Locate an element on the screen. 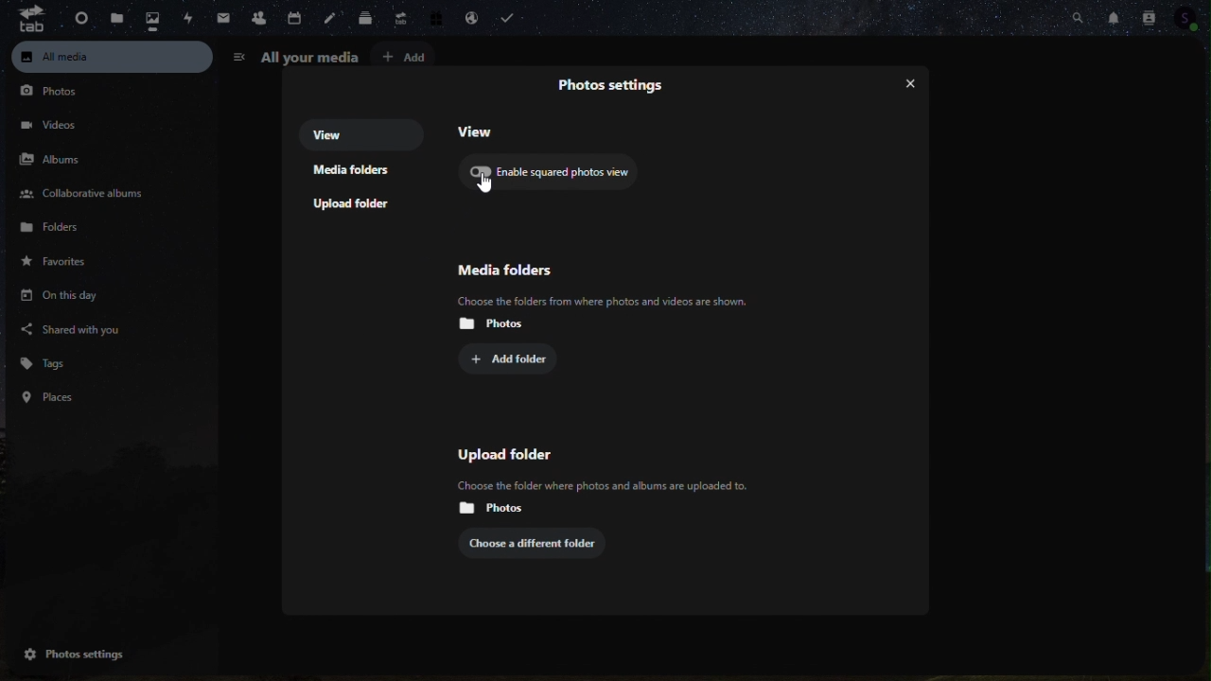 Image resolution: width=1211 pixels, height=681 pixels. Favourite is located at coordinates (68, 266).